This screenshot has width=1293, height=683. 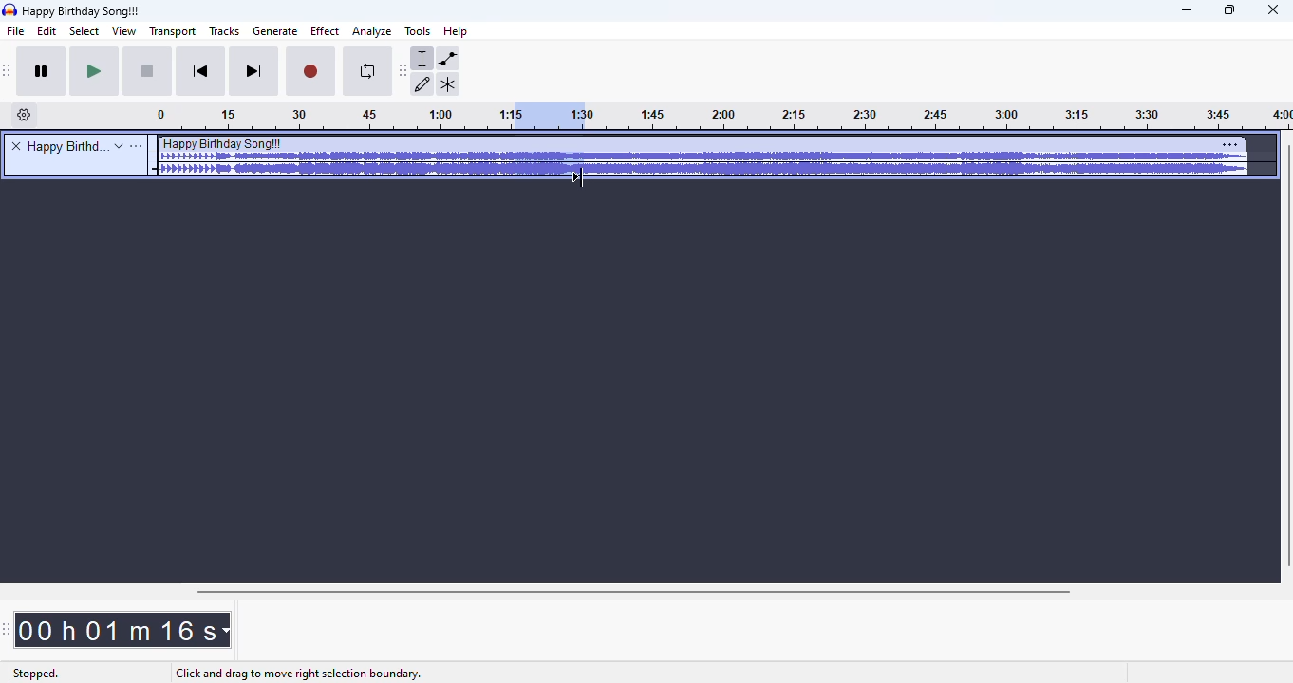 What do you see at coordinates (1230, 10) in the screenshot?
I see `maximize` at bounding box center [1230, 10].